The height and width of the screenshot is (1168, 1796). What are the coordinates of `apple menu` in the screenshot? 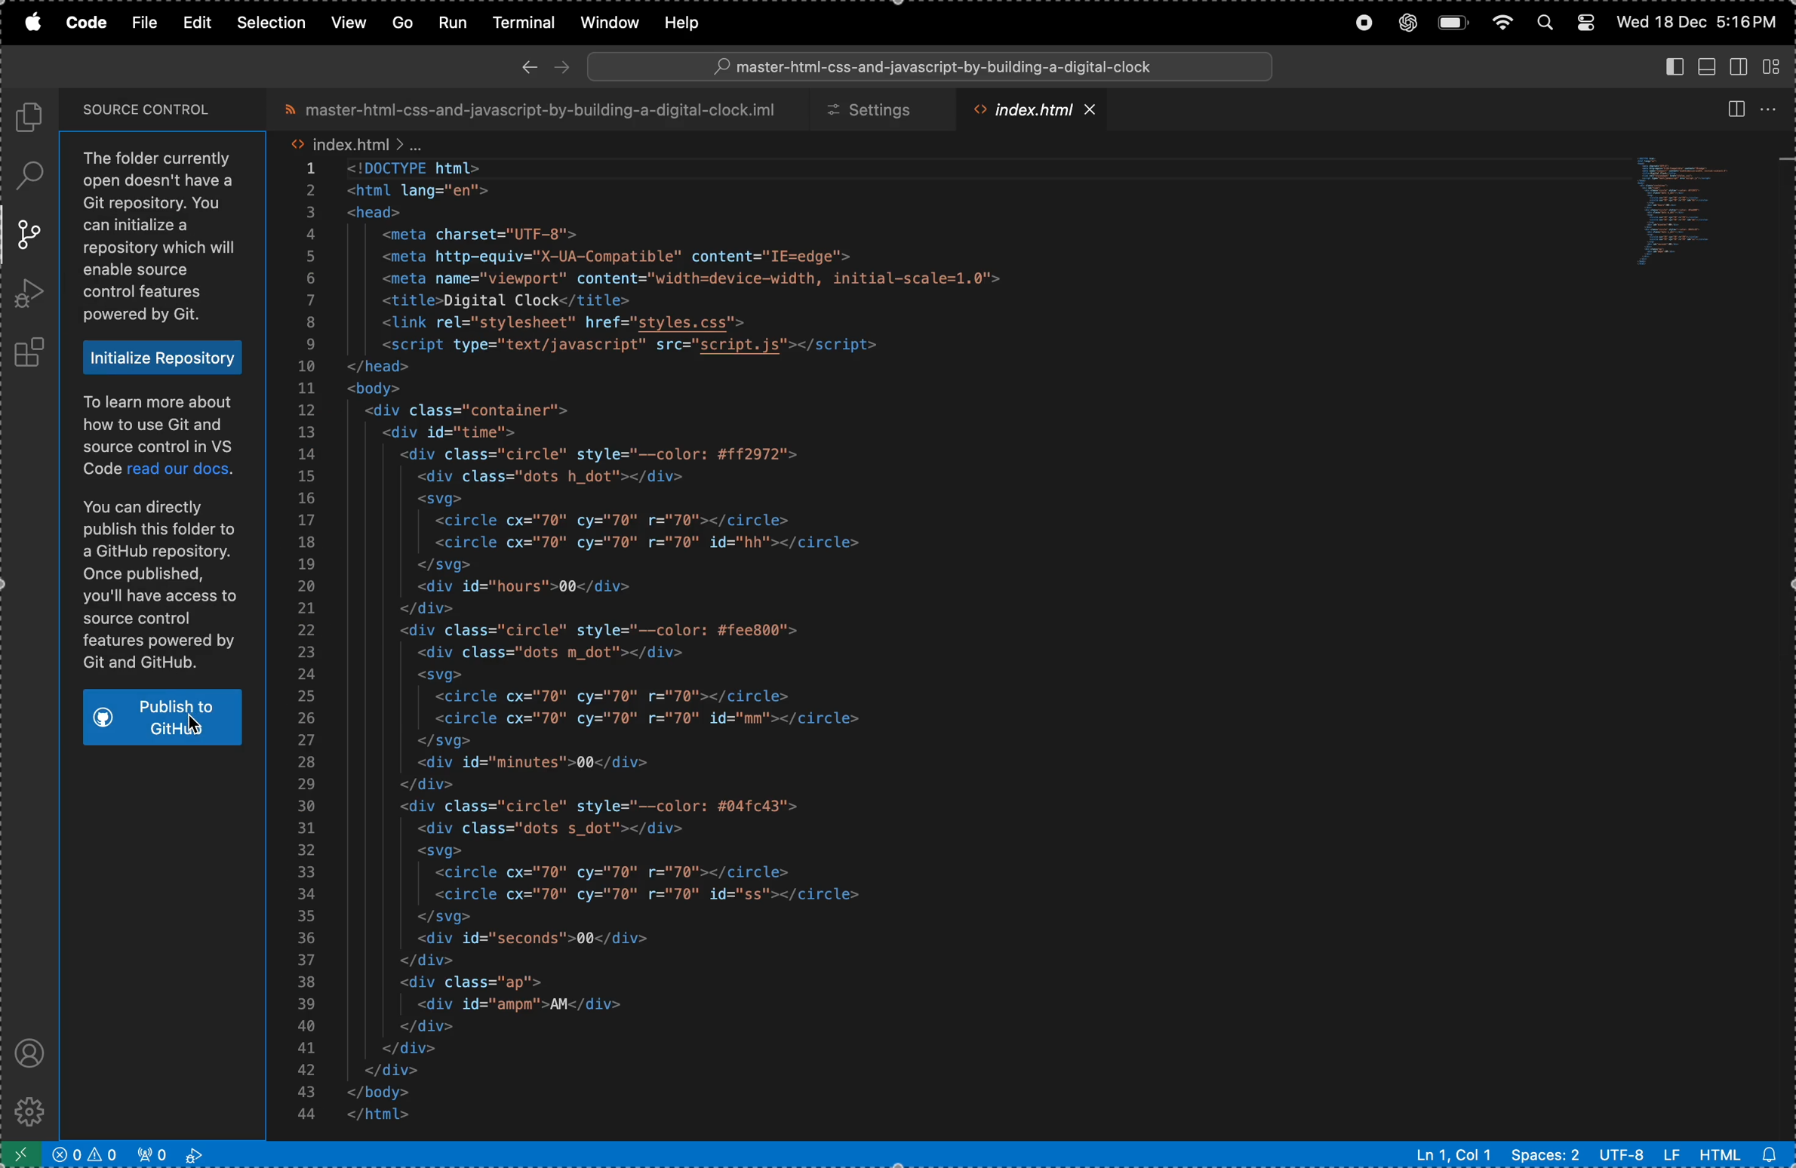 It's located at (35, 23).